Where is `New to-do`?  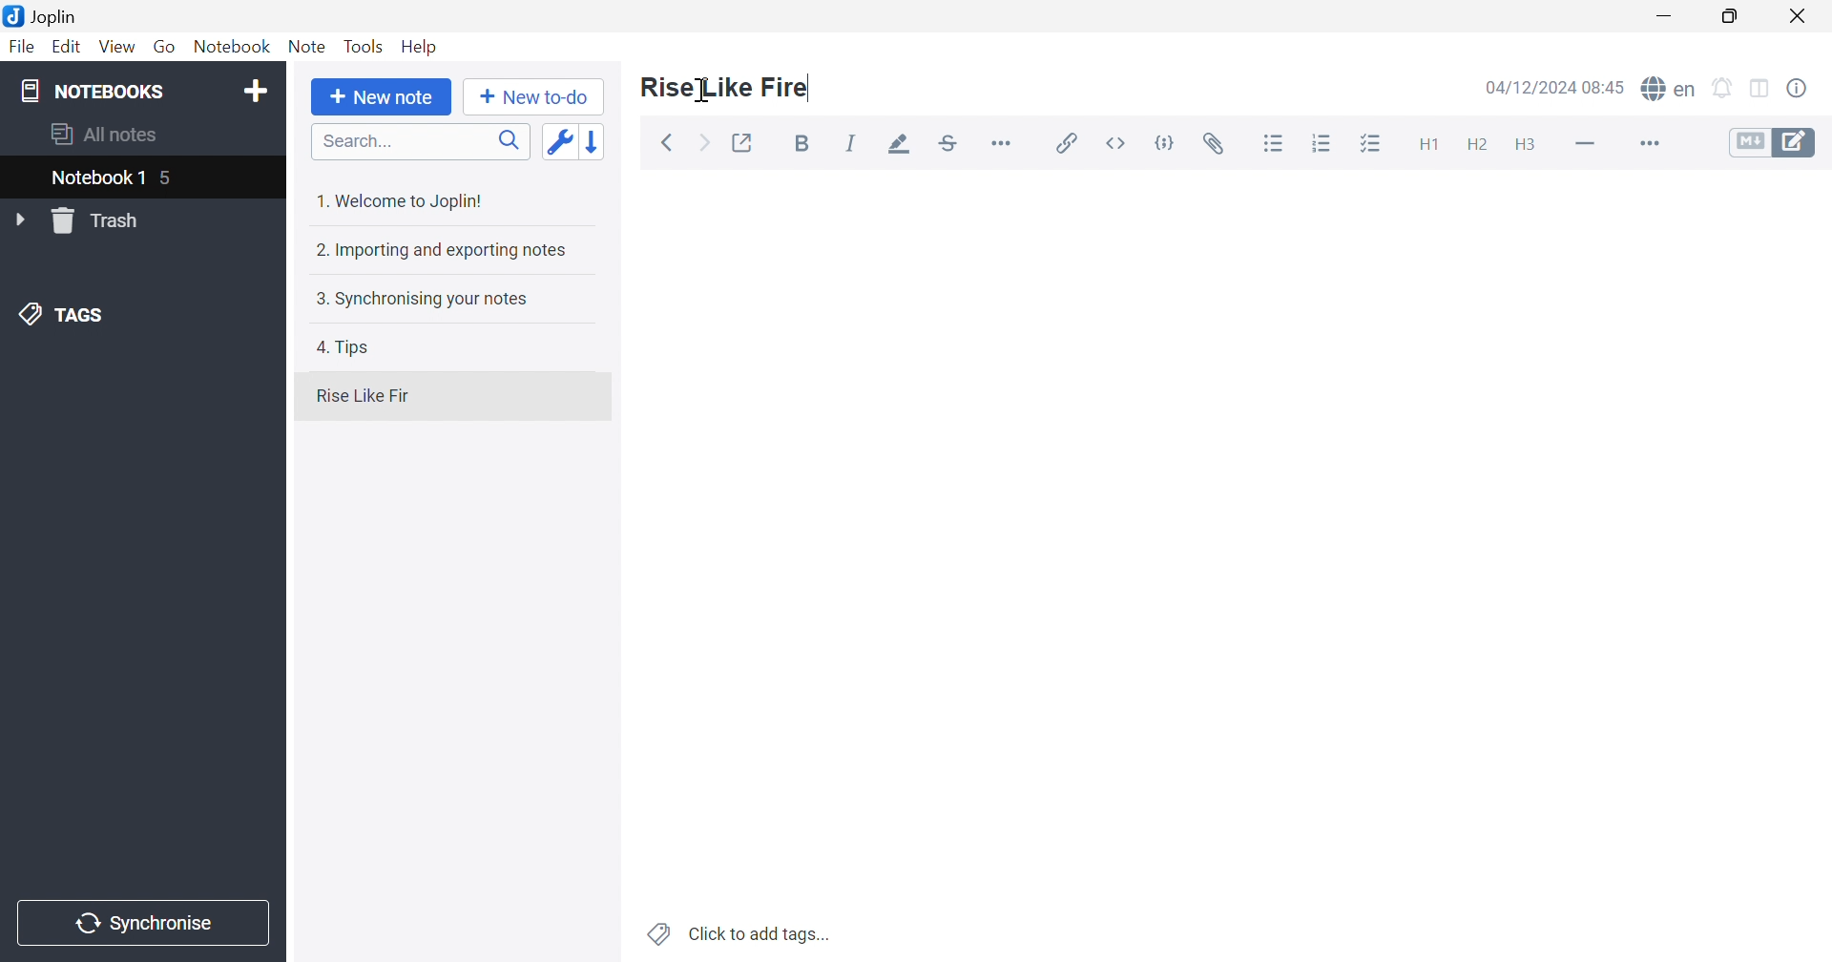 New to-do is located at coordinates (534, 97).